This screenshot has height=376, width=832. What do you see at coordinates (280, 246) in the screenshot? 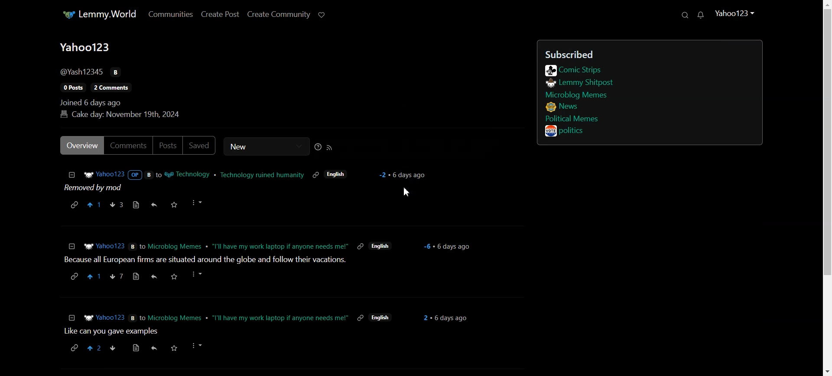
I see `"I'll have my work laptop if anyone needs me!"` at bounding box center [280, 246].